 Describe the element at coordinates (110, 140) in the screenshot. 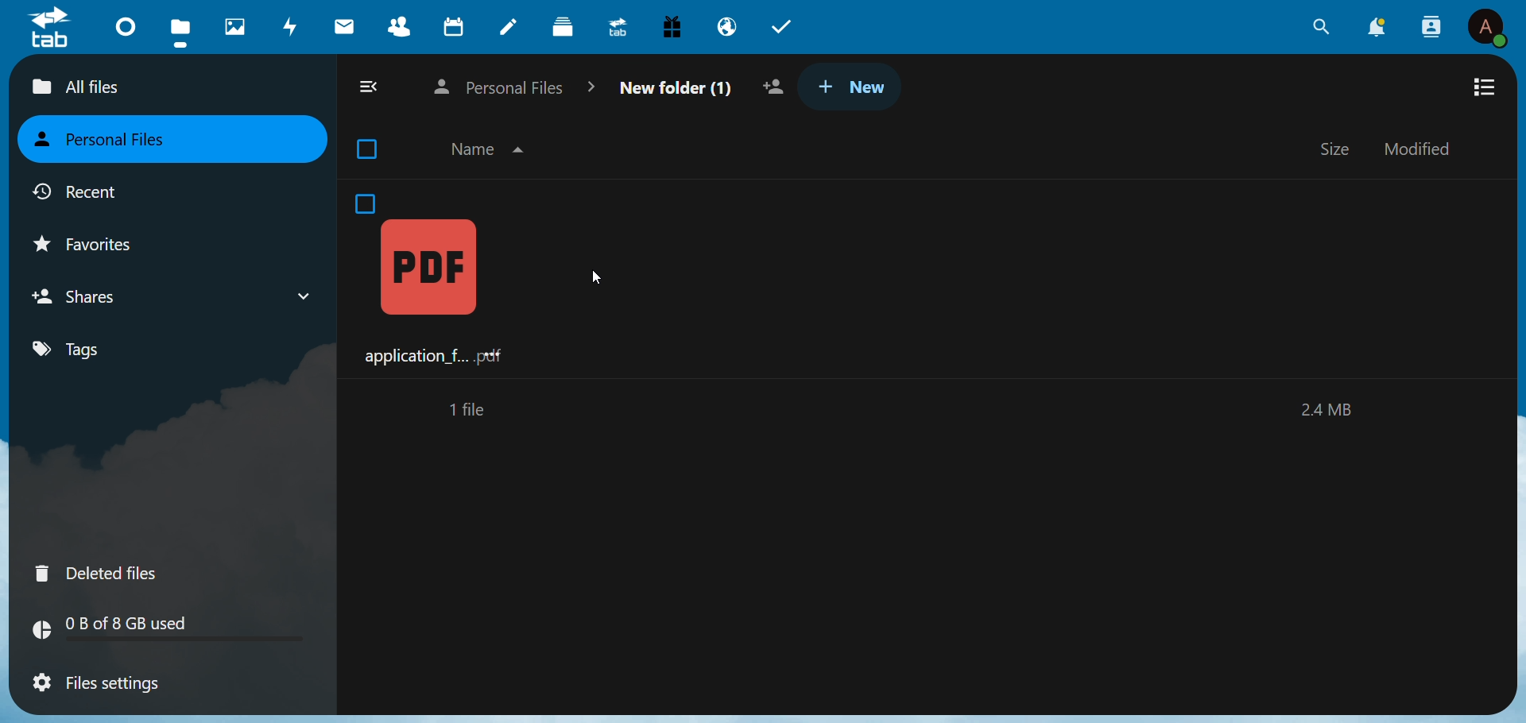

I see `personal files` at that location.